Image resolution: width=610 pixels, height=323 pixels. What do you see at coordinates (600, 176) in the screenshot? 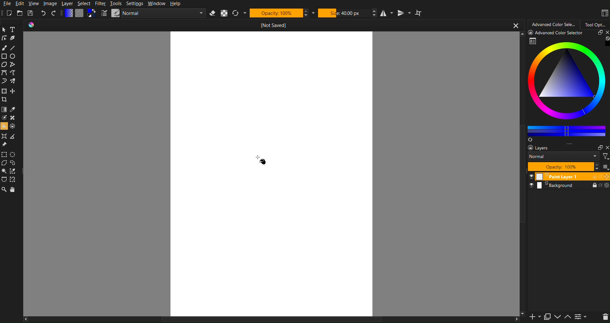
I see `alpha` at bounding box center [600, 176].